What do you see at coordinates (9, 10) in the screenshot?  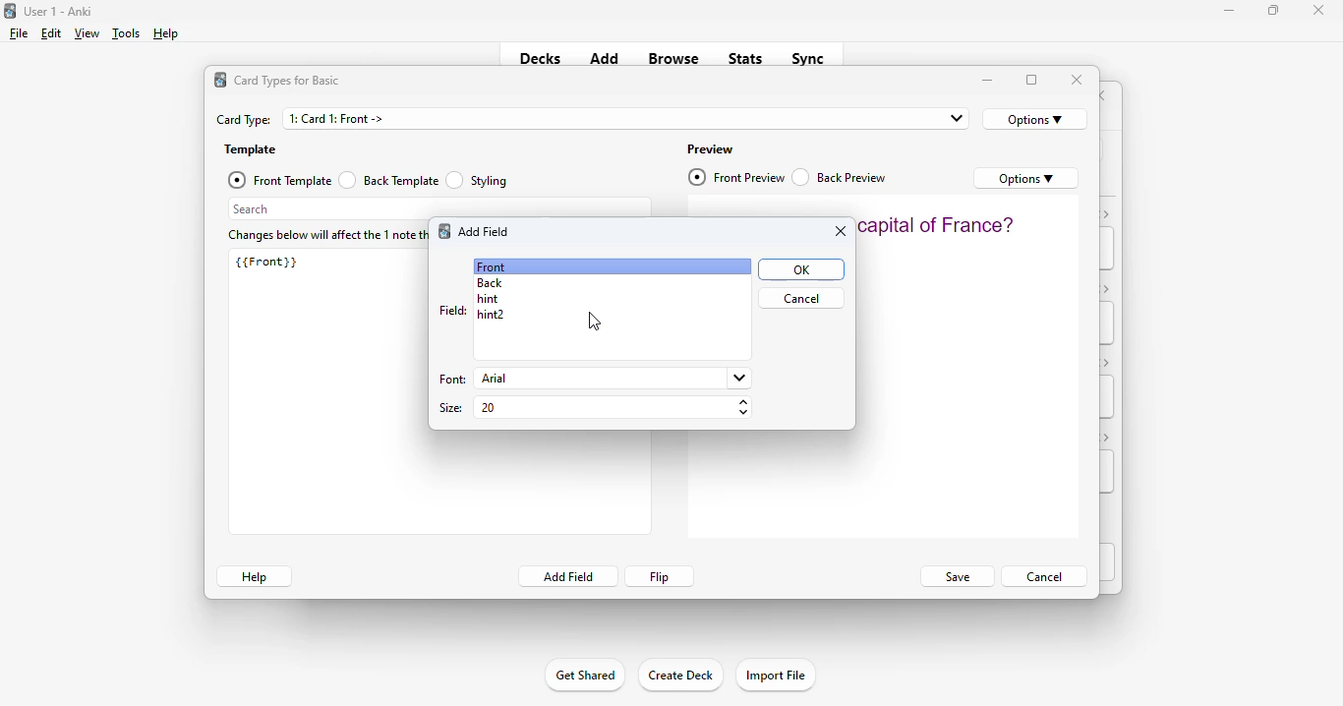 I see `logo` at bounding box center [9, 10].